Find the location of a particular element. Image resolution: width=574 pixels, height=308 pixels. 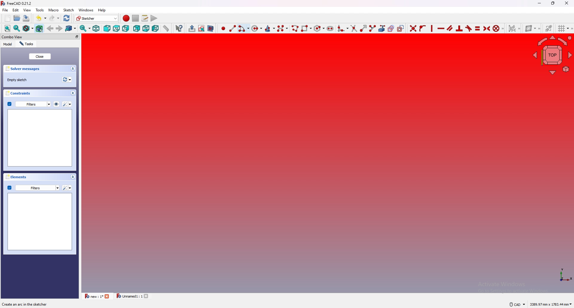

pop out is located at coordinates (77, 37).